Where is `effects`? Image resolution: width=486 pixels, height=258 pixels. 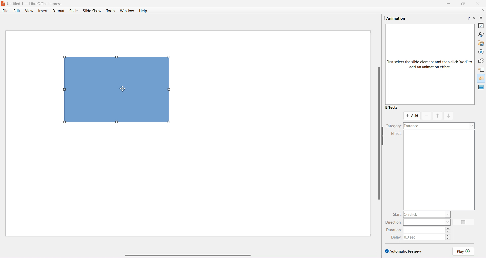
effects is located at coordinates (393, 134).